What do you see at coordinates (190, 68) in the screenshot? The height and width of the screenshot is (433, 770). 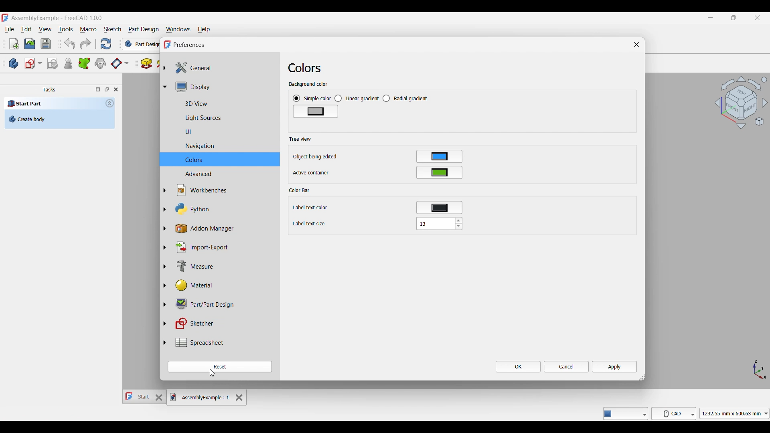 I see `General settings` at bounding box center [190, 68].